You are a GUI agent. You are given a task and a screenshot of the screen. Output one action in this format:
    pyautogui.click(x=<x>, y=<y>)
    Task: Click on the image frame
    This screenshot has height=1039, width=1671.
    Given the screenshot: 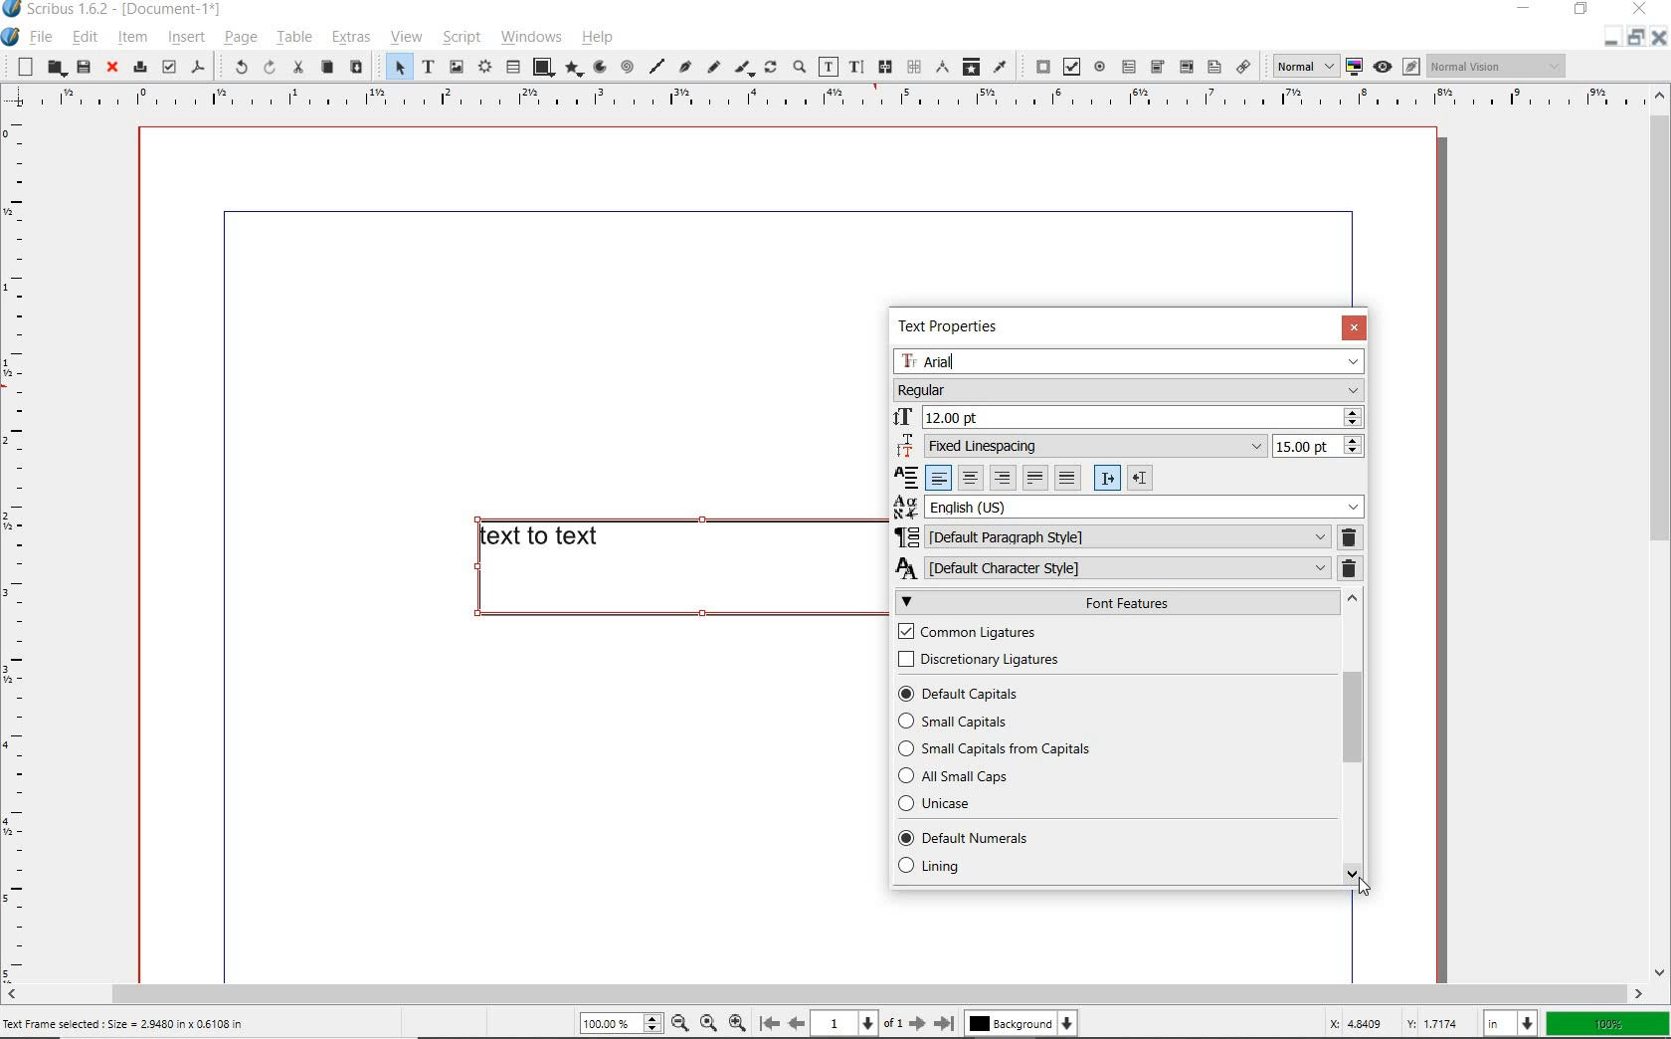 What is the action you would take?
    pyautogui.click(x=458, y=67)
    